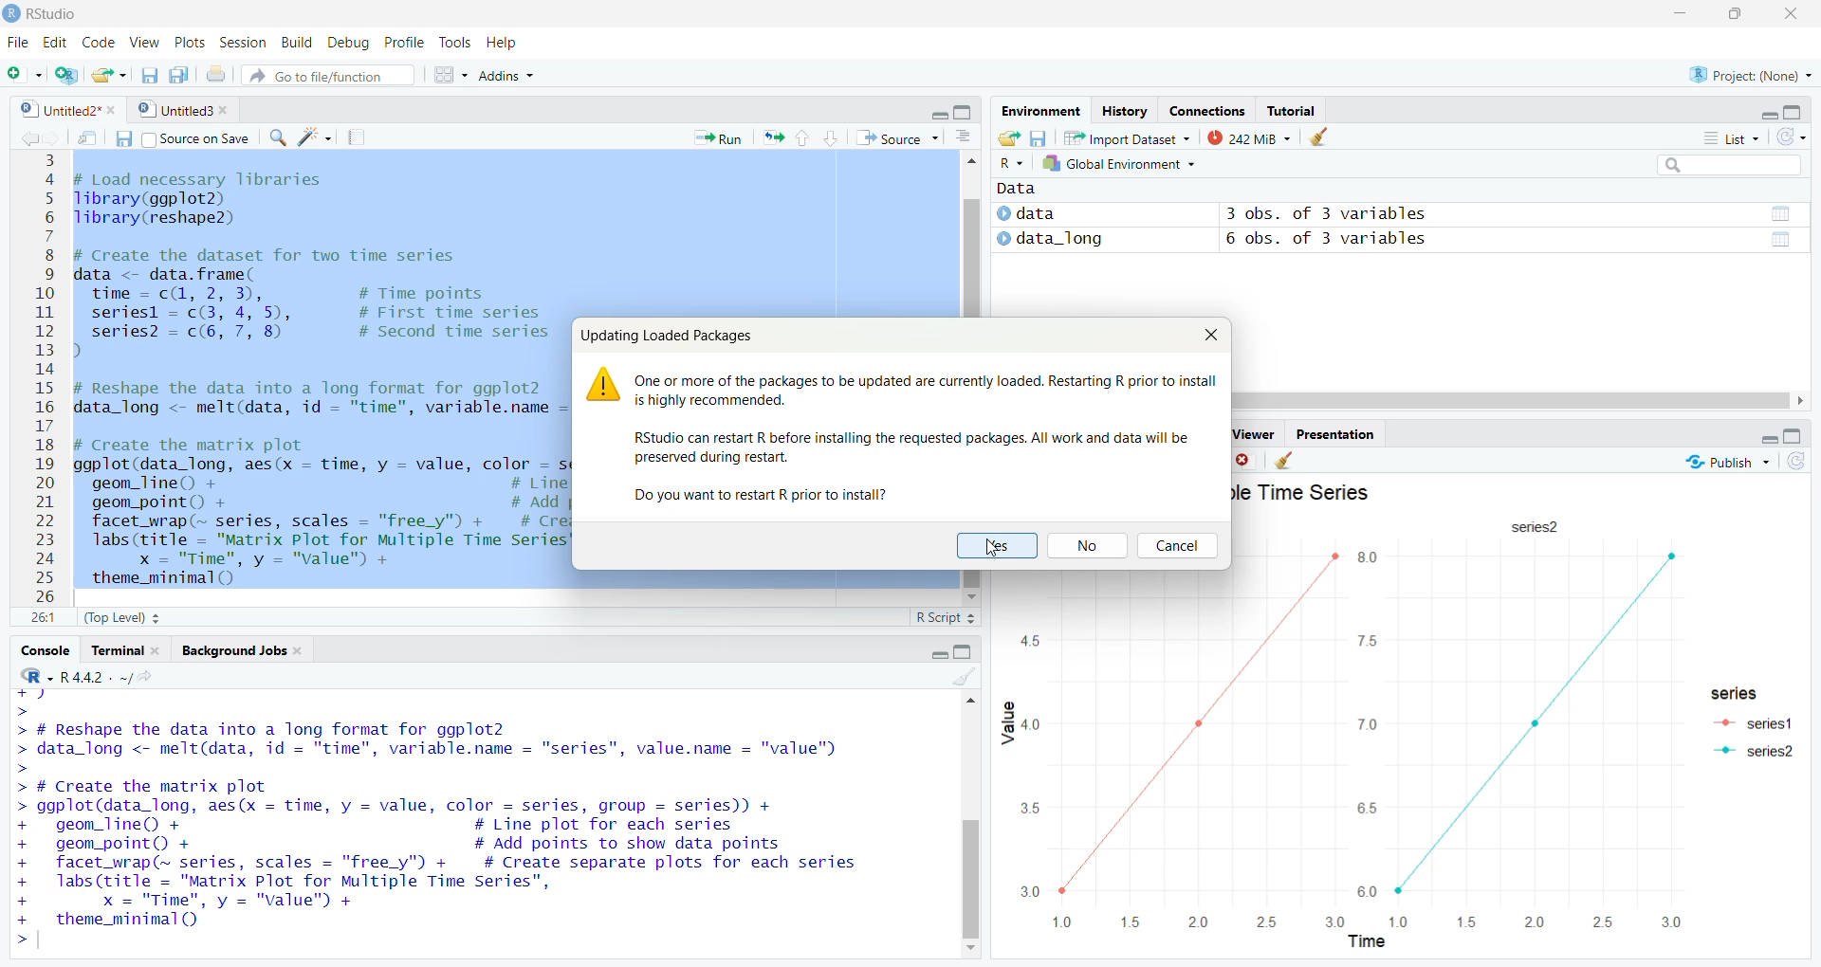  What do you see at coordinates (773, 137) in the screenshot?
I see `re -run previoud code` at bounding box center [773, 137].